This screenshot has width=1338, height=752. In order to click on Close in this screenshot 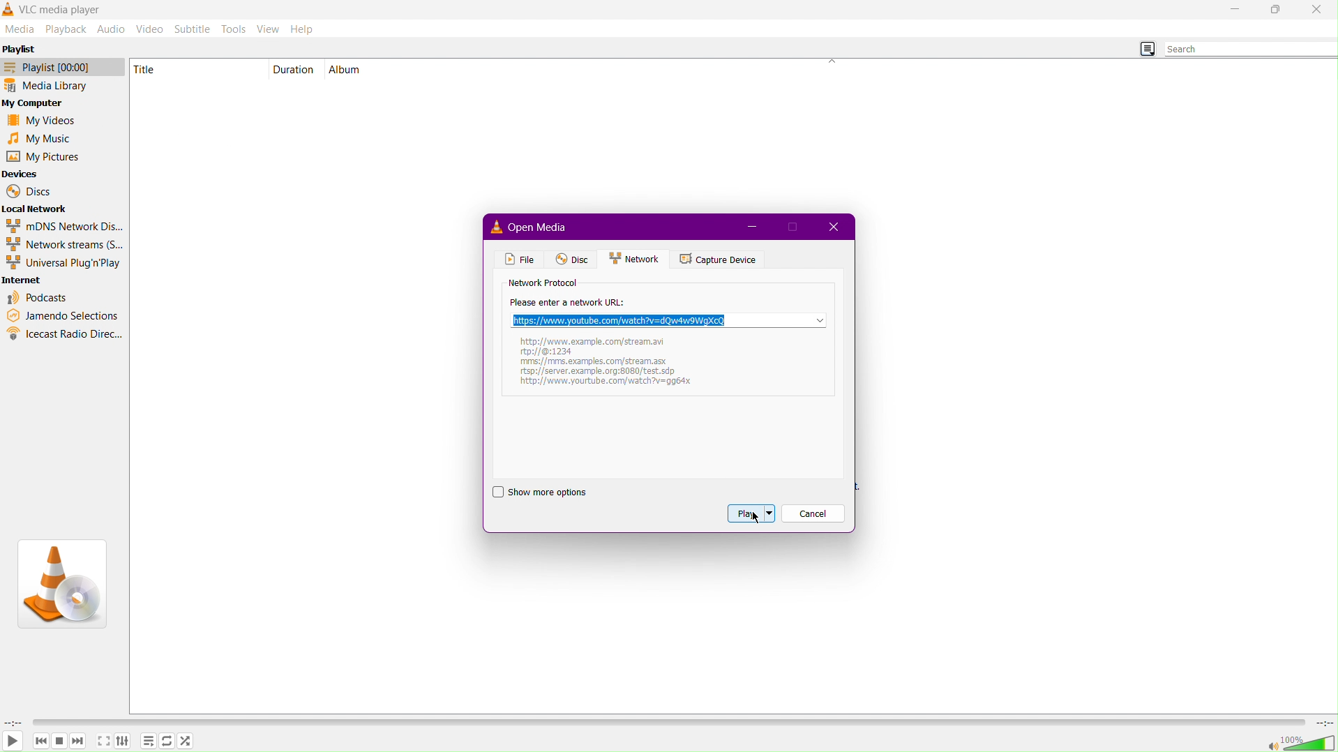, I will do `click(837, 227)`.